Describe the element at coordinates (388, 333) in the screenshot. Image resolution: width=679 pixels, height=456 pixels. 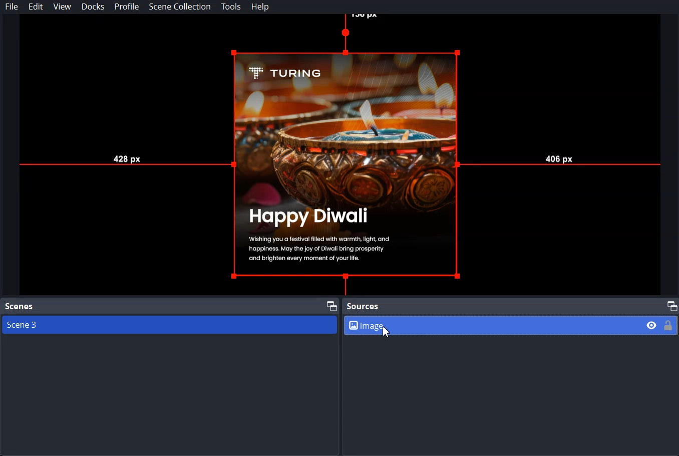
I see `Cursor` at that location.